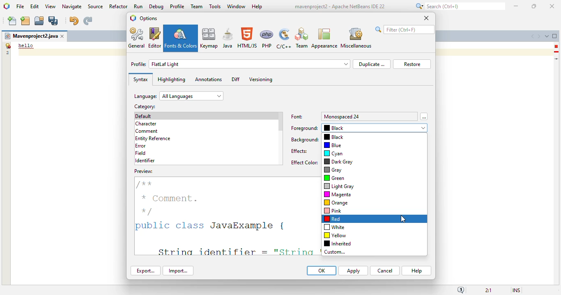 The image size is (561, 295). What do you see at coordinates (305, 128) in the screenshot?
I see `foreground: ` at bounding box center [305, 128].